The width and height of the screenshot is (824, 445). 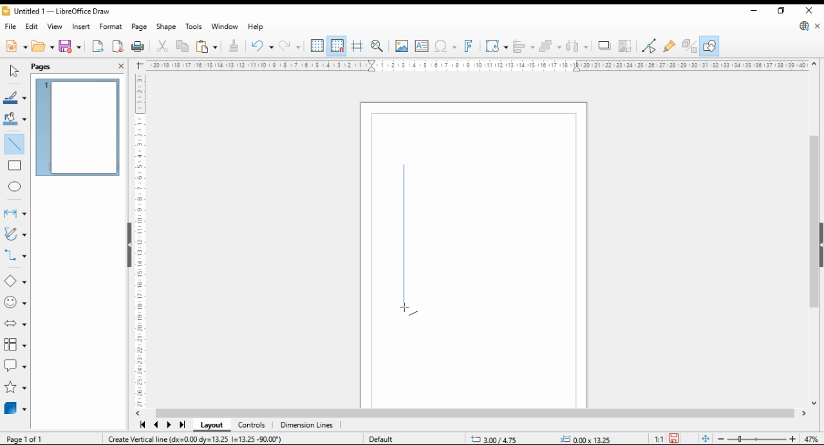 What do you see at coordinates (678, 438) in the screenshot?
I see `save` at bounding box center [678, 438].